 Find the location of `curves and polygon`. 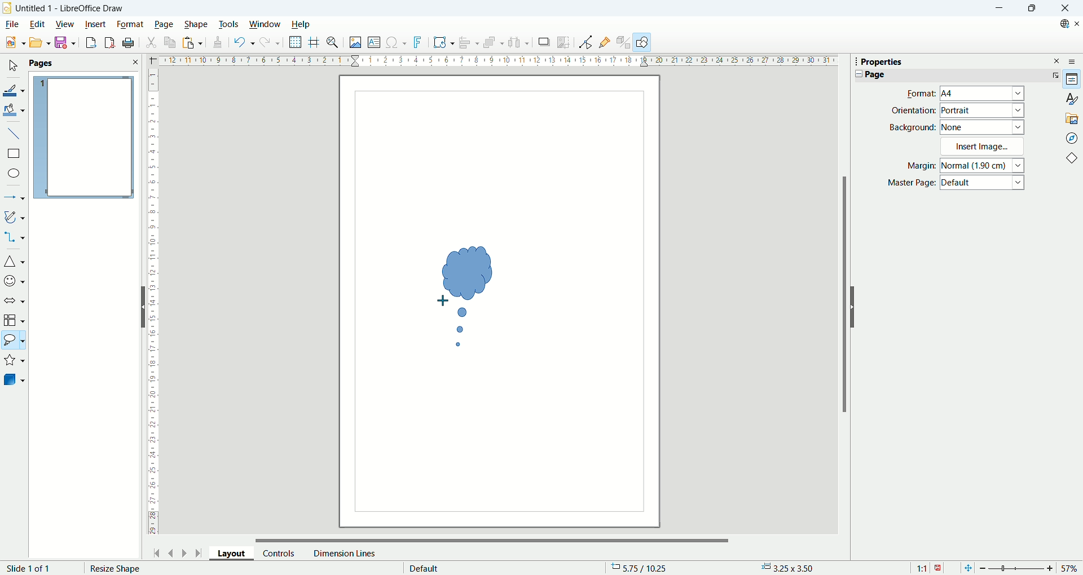

curves and polygon is located at coordinates (15, 217).